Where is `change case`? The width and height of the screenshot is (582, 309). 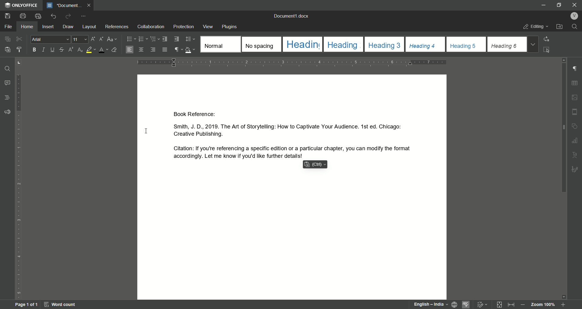 change case is located at coordinates (112, 39).